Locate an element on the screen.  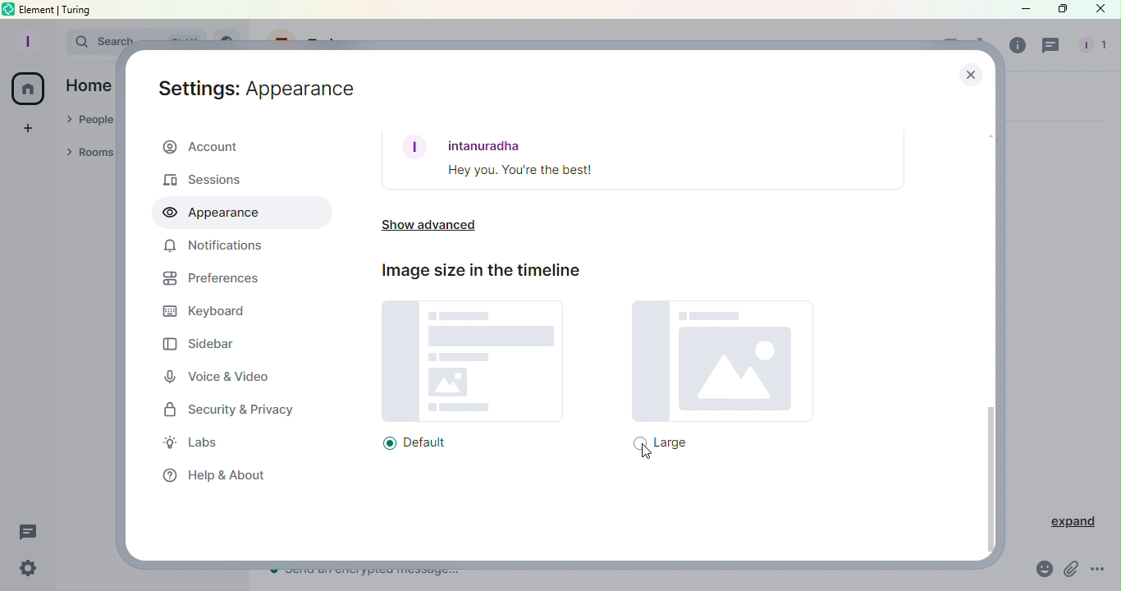
Settings: Appearance is located at coordinates (258, 85).